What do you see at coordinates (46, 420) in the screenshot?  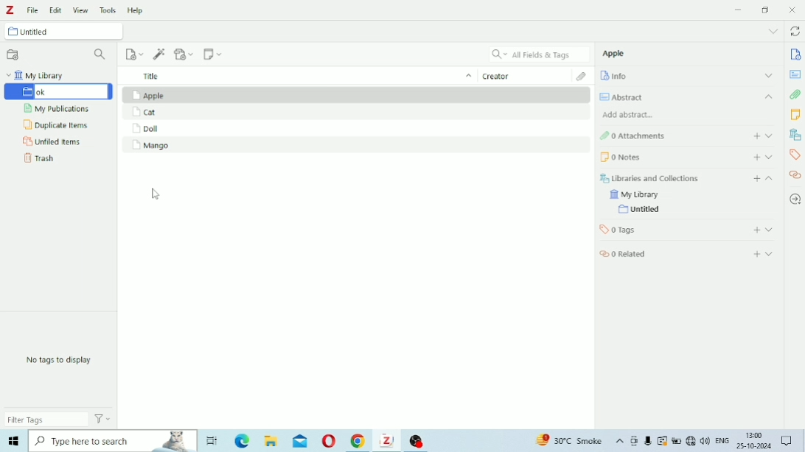 I see `Filter Tags` at bounding box center [46, 420].